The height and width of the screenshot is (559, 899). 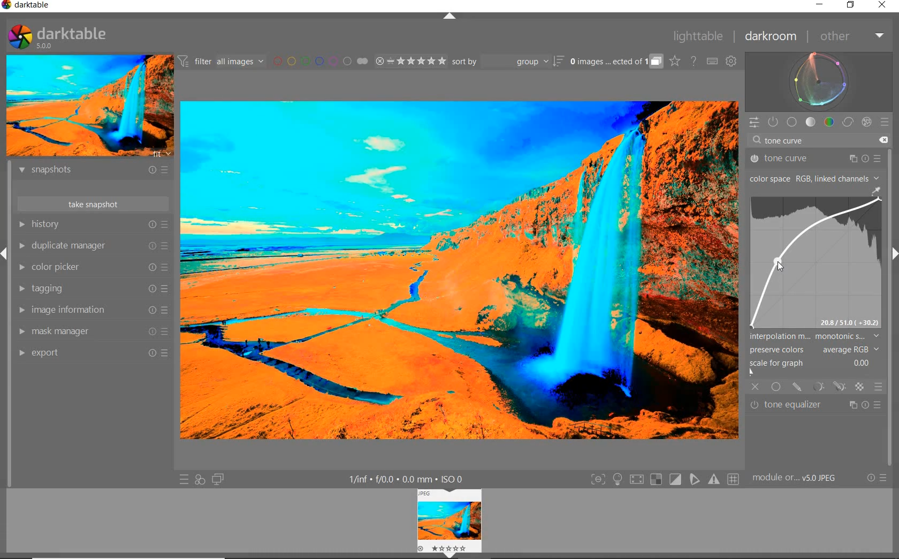 What do you see at coordinates (886, 120) in the screenshot?
I see `preset` at bounding box center [886, 120].